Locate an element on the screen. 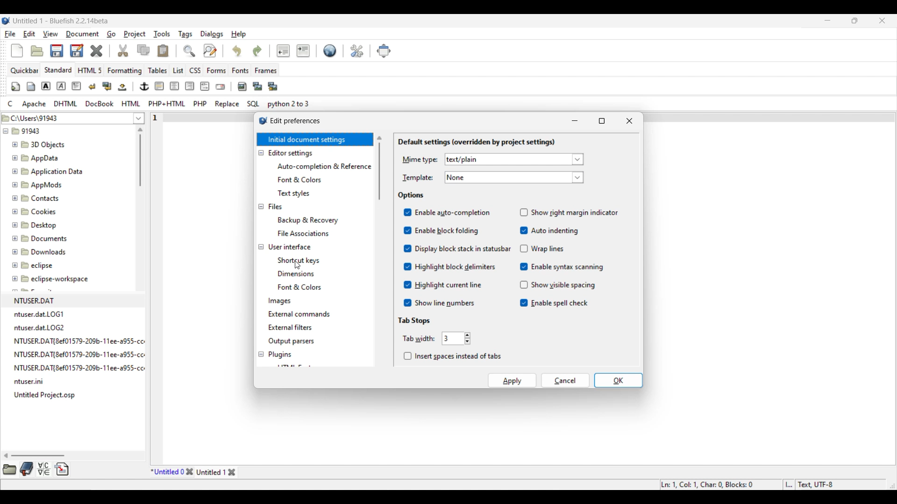  3D Objects is located at coordinates (40, 145).